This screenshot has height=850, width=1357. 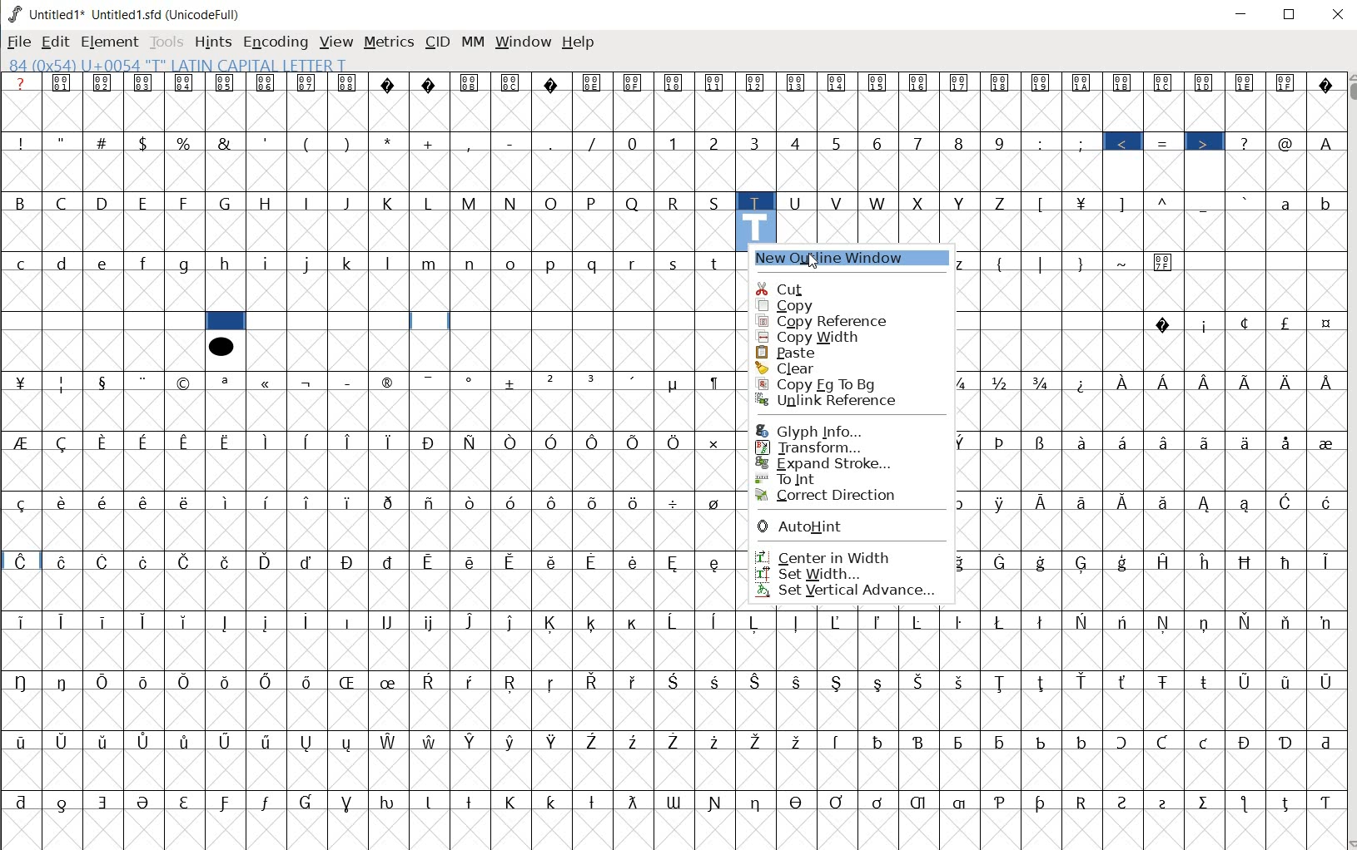 I want to click on Symbol, so click(x=1000, y=620).